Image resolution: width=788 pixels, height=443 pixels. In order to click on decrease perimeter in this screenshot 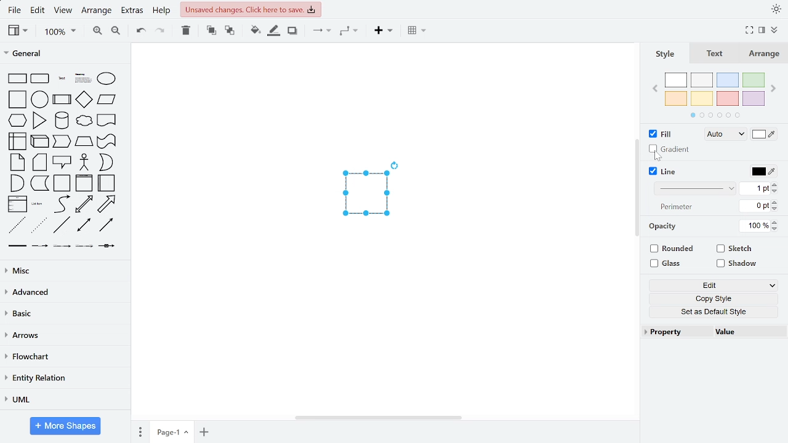, I will do `click(776, 192)`.